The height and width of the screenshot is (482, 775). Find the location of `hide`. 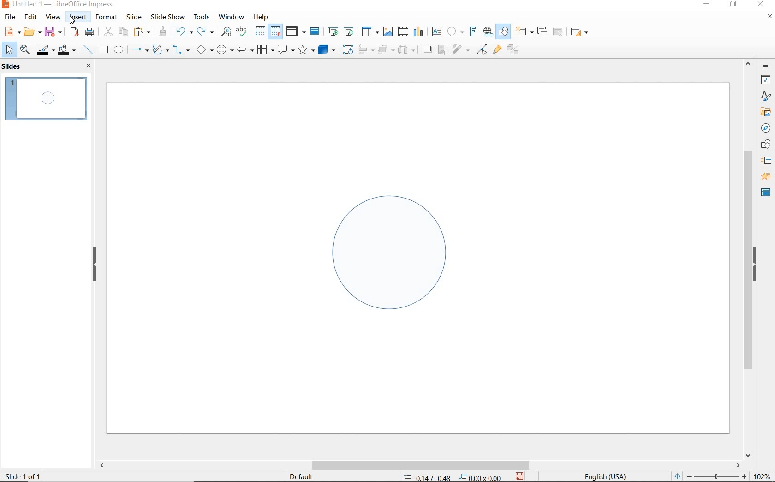

hide is located at coordinates (95, 265).